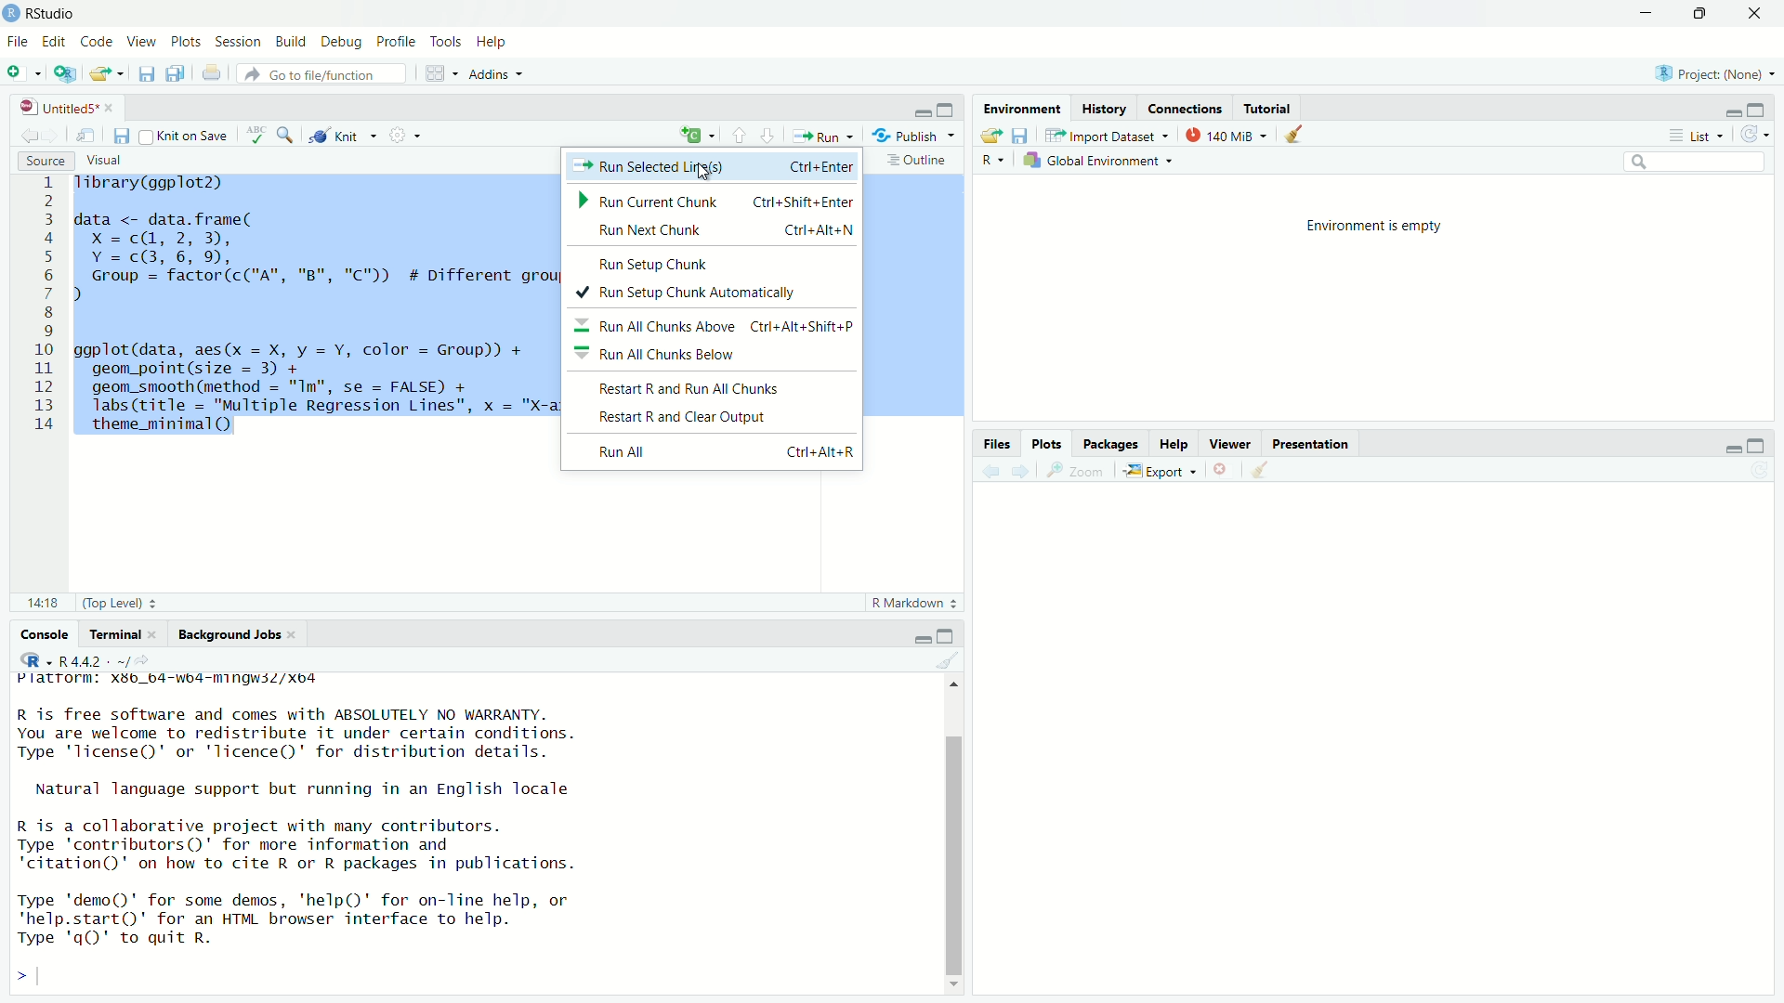  What do you see at coordinates (677, 354) in the screenshot?
I see `Run All Chunks Below` at bounding box center [677, 354].